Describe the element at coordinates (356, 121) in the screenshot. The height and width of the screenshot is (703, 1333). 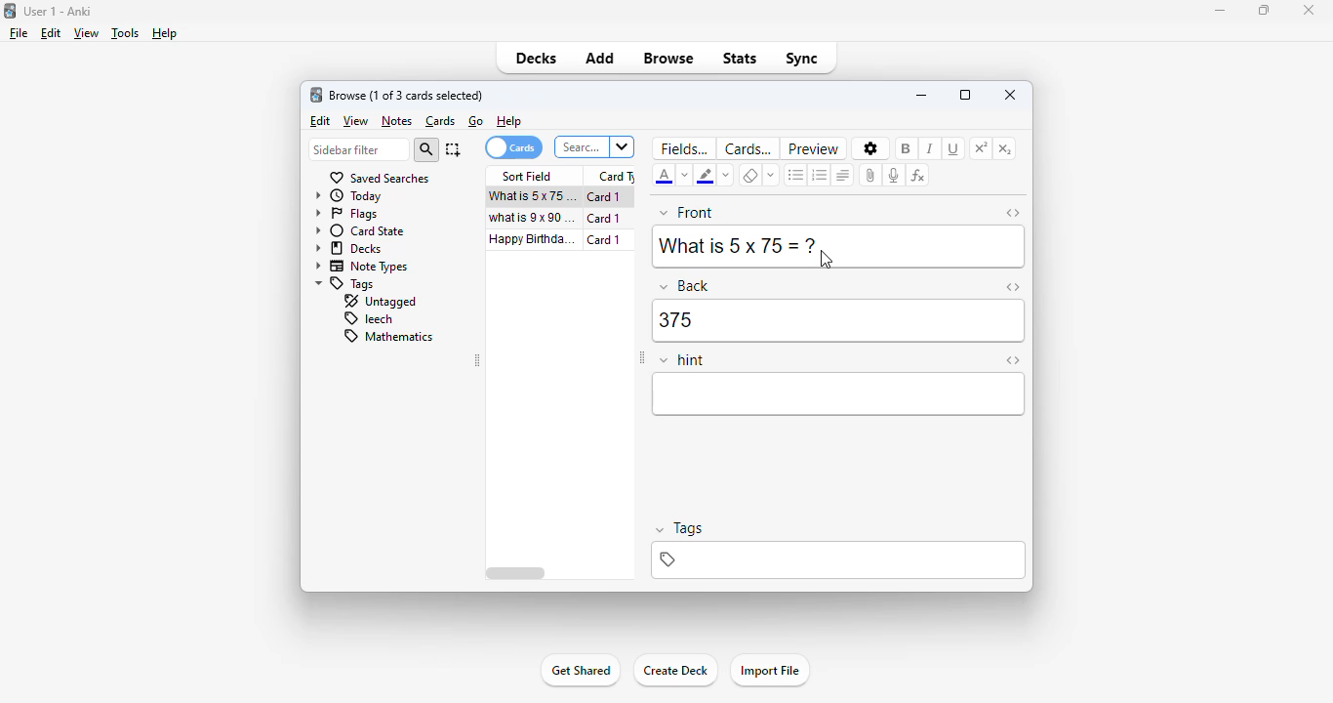
I see `view` at that location.